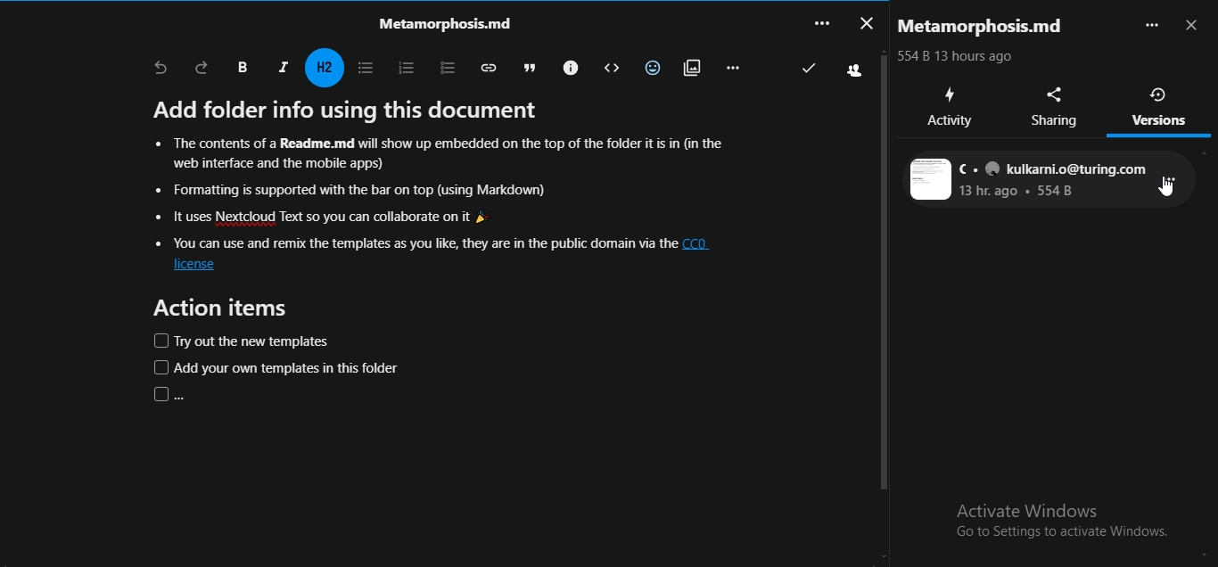 This screenshot has height=567, width=1218. I want to click on close, so click(1194, 27).